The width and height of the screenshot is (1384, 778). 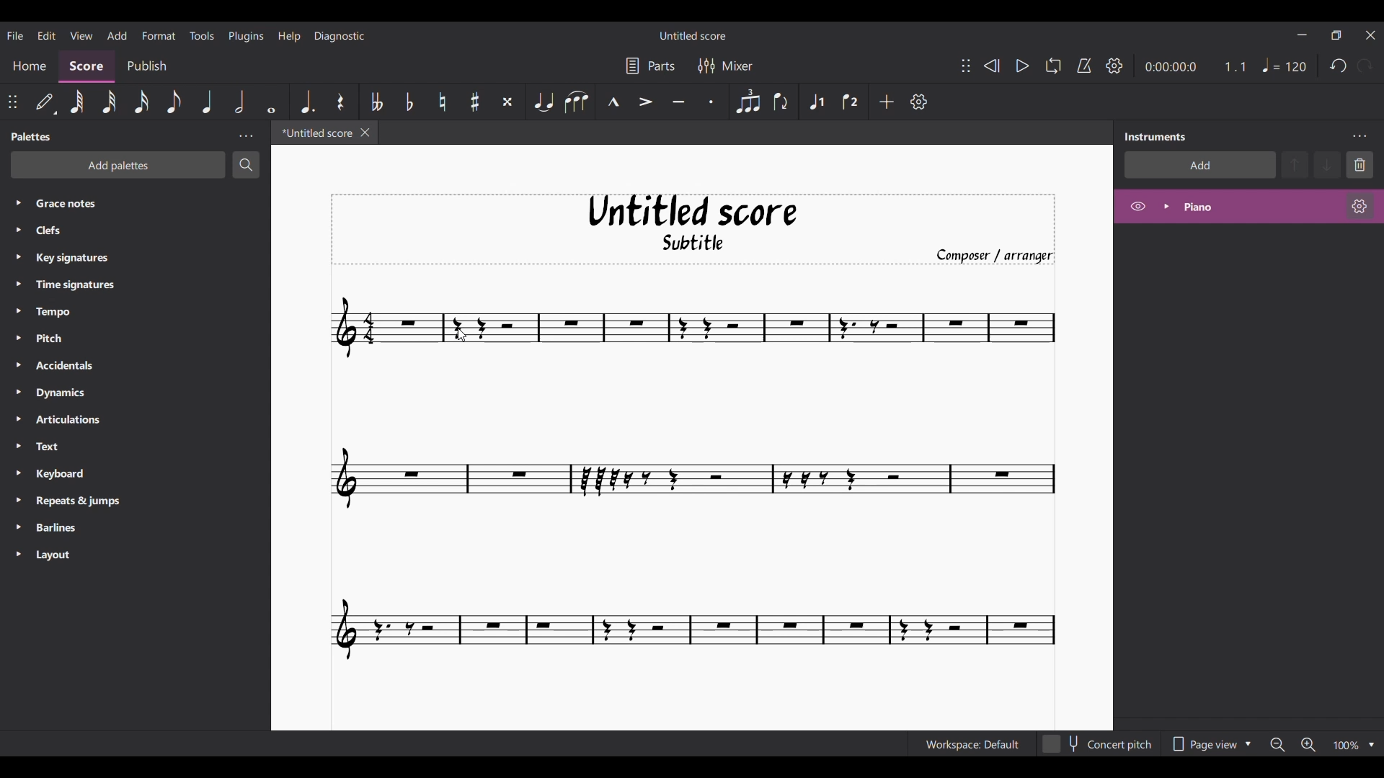 What do you see at coordinates (966, 66) in the screenshot?
I see `Change position of toolbar attached` at bounding box center [966, 66].